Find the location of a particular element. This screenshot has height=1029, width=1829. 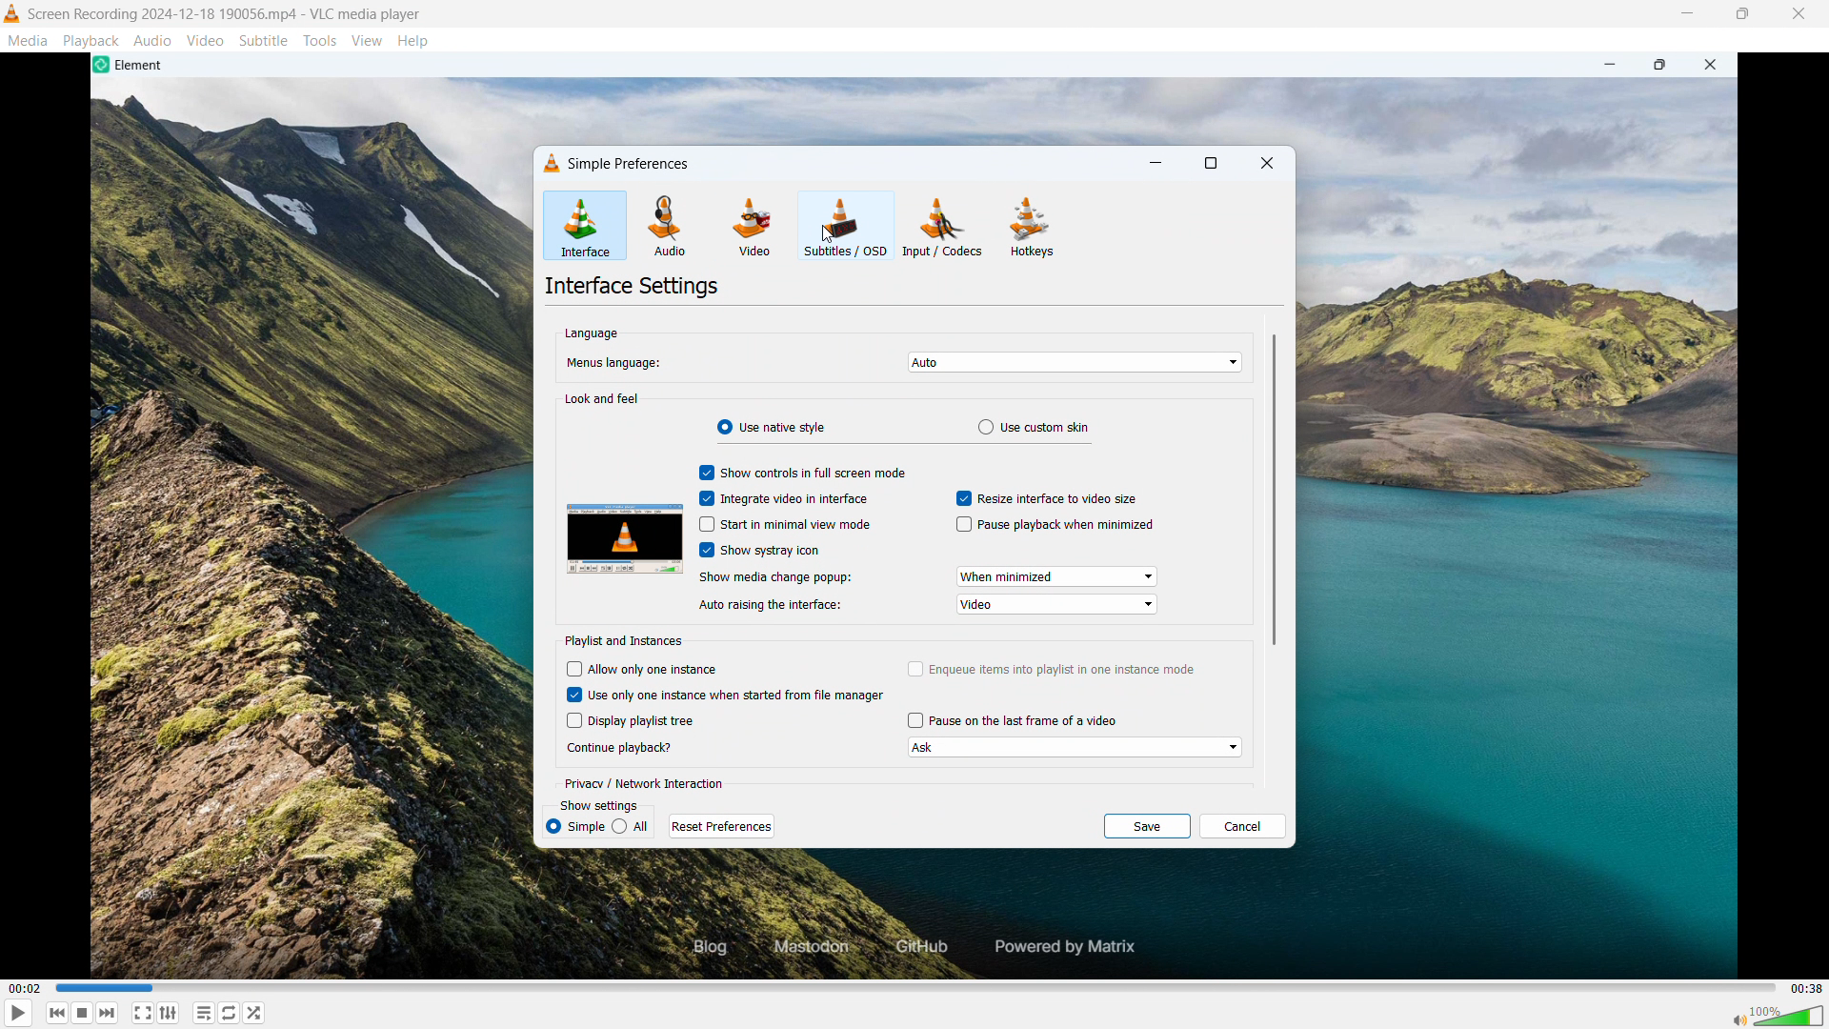

Subtitle  is located at coordinates (264, 41).